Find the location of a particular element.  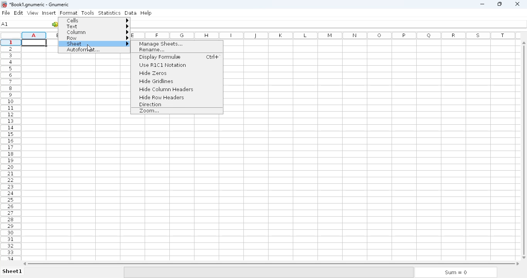

direction is located at coordinates (150, 104).